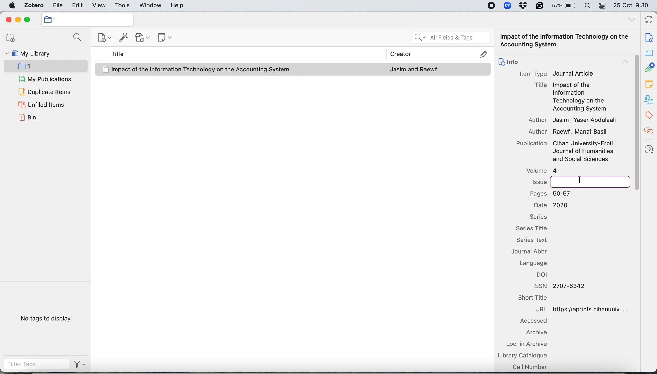 The width and height of the screenshot is (657, 374). I want to click on issn, so click(557, 285).